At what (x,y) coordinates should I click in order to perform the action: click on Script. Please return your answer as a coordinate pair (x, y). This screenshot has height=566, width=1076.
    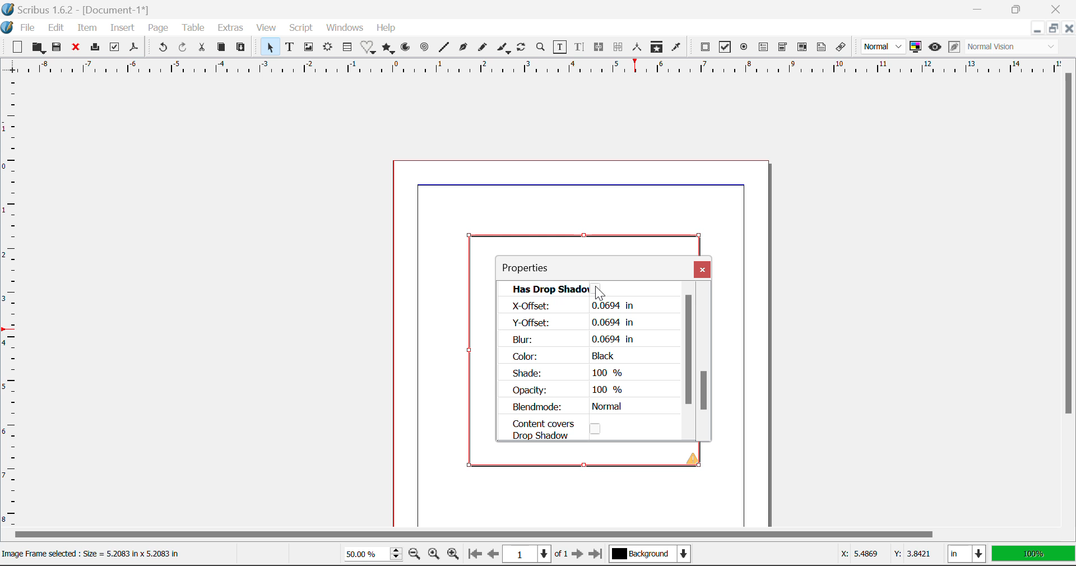
    Looking at the image, I should click on (302, 27).